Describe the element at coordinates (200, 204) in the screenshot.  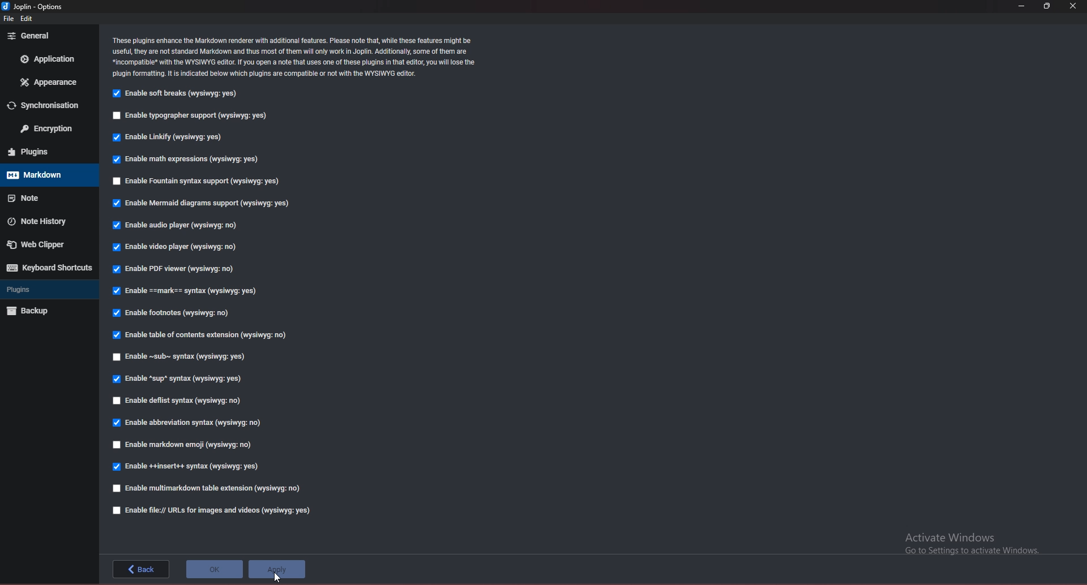
I see `enable mermaid diagrams support` at that location.